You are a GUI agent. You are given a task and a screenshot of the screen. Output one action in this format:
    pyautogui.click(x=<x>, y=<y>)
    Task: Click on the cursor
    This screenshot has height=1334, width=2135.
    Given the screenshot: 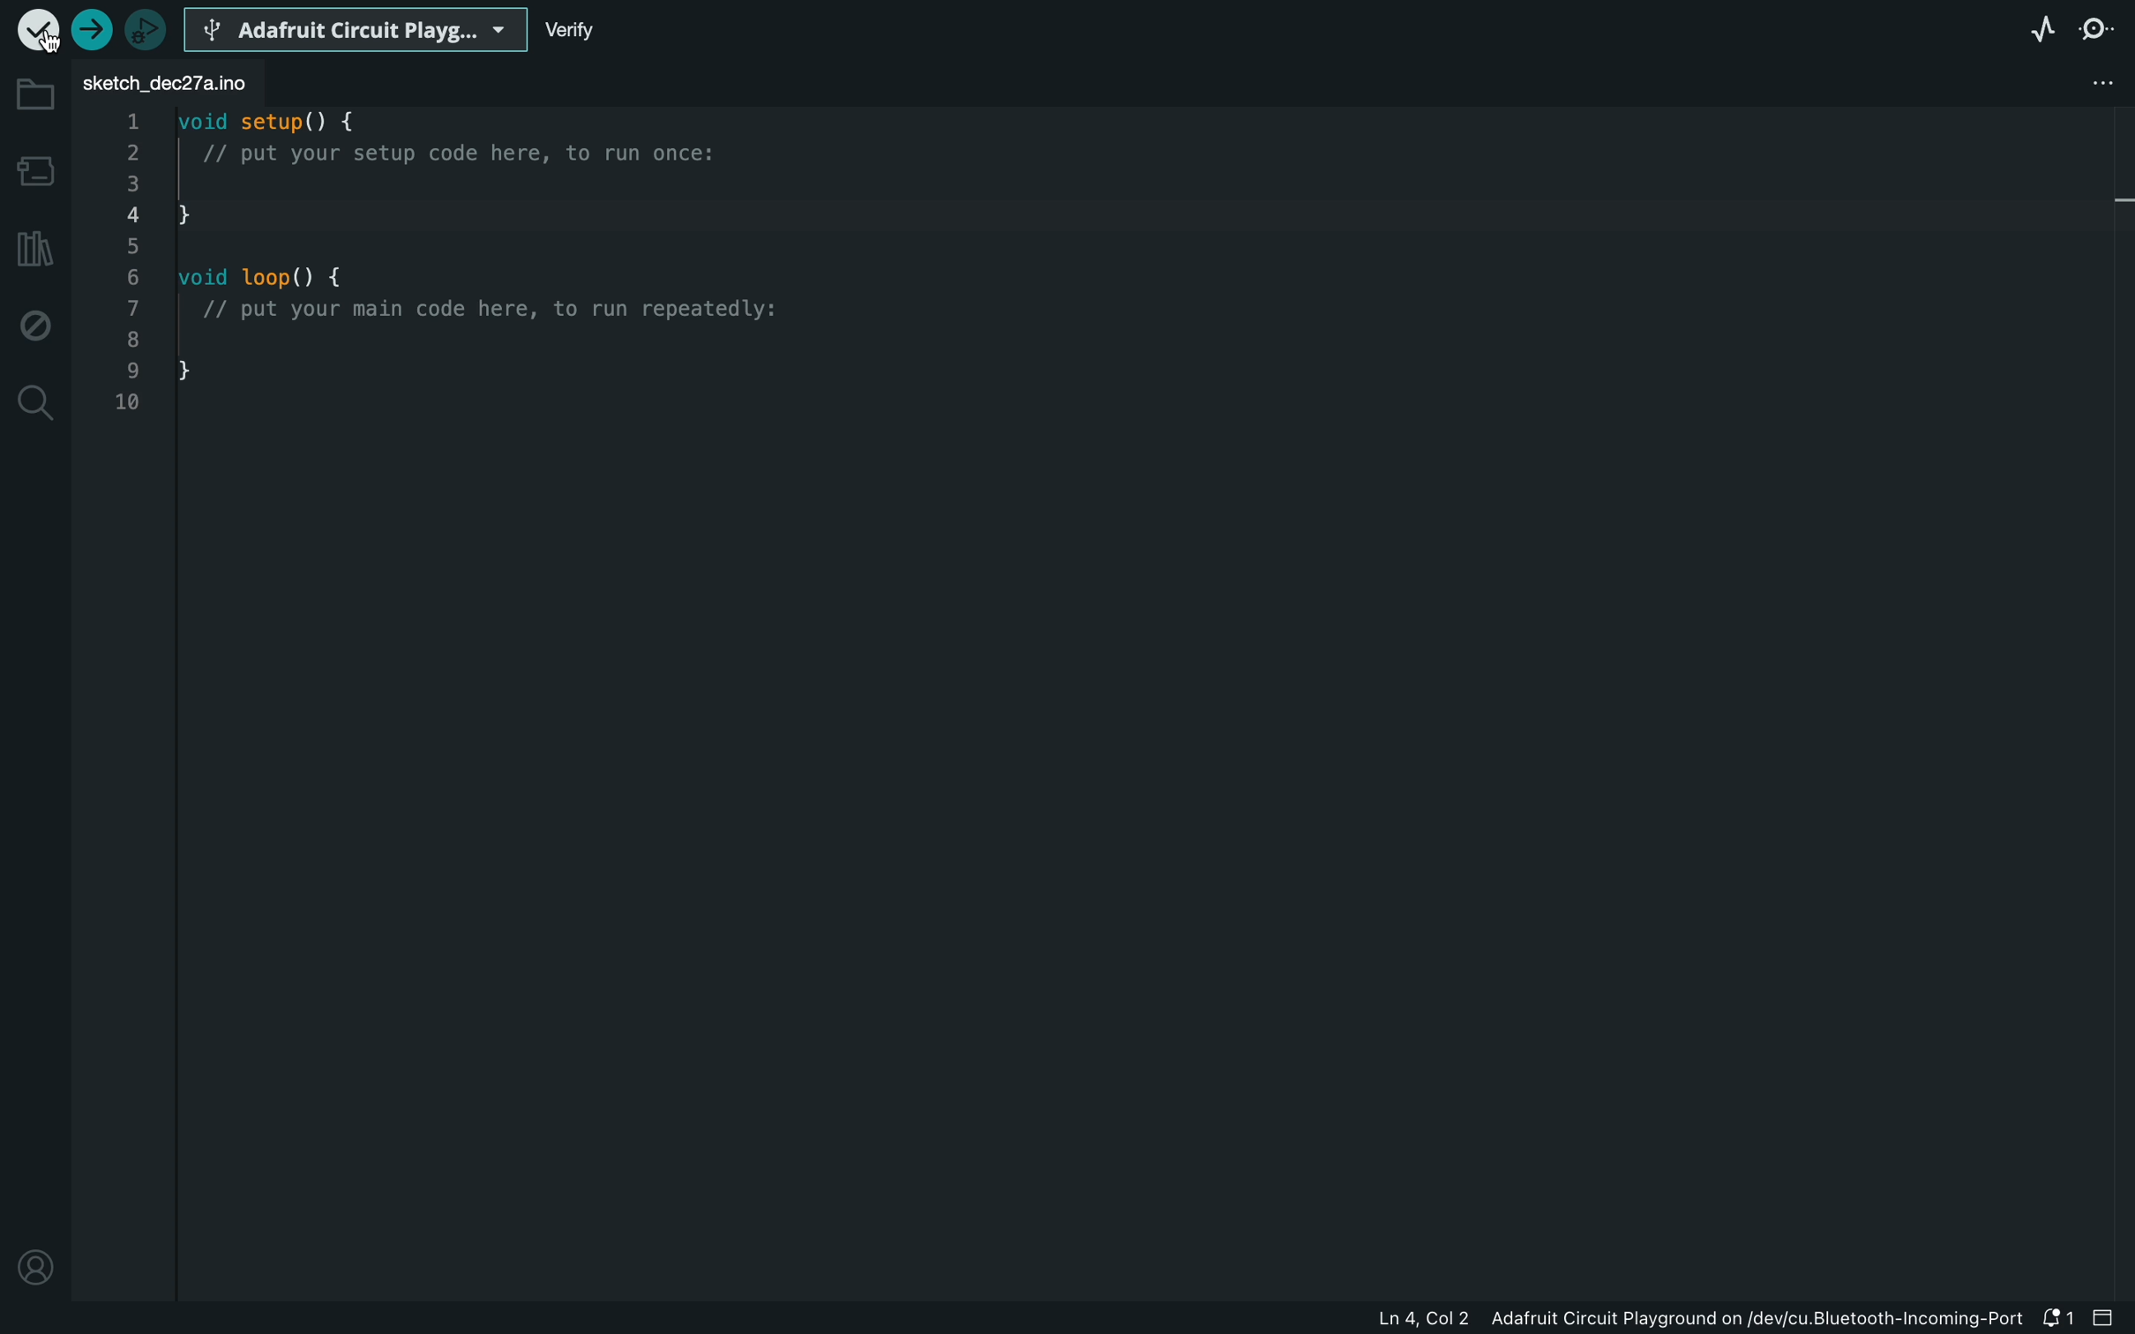 What is the action you would take?
    pyautogui.click(x=41, y=35)
    